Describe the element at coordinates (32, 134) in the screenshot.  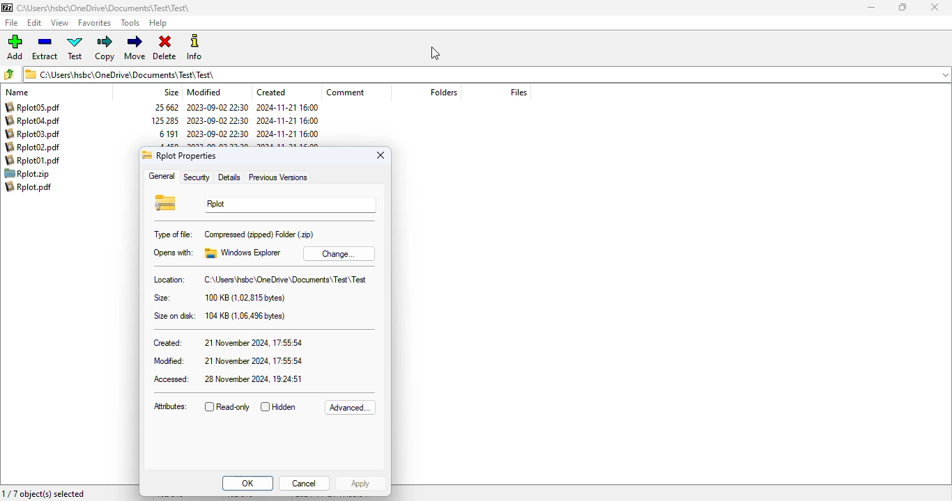
I see `file name` at that location.